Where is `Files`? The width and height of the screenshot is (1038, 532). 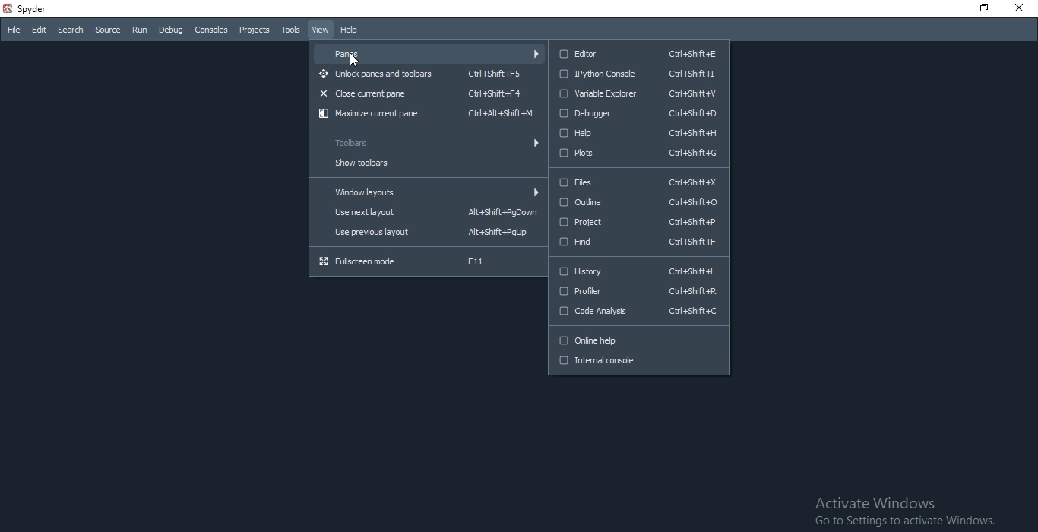
Files is located at coordinates (637, 182).